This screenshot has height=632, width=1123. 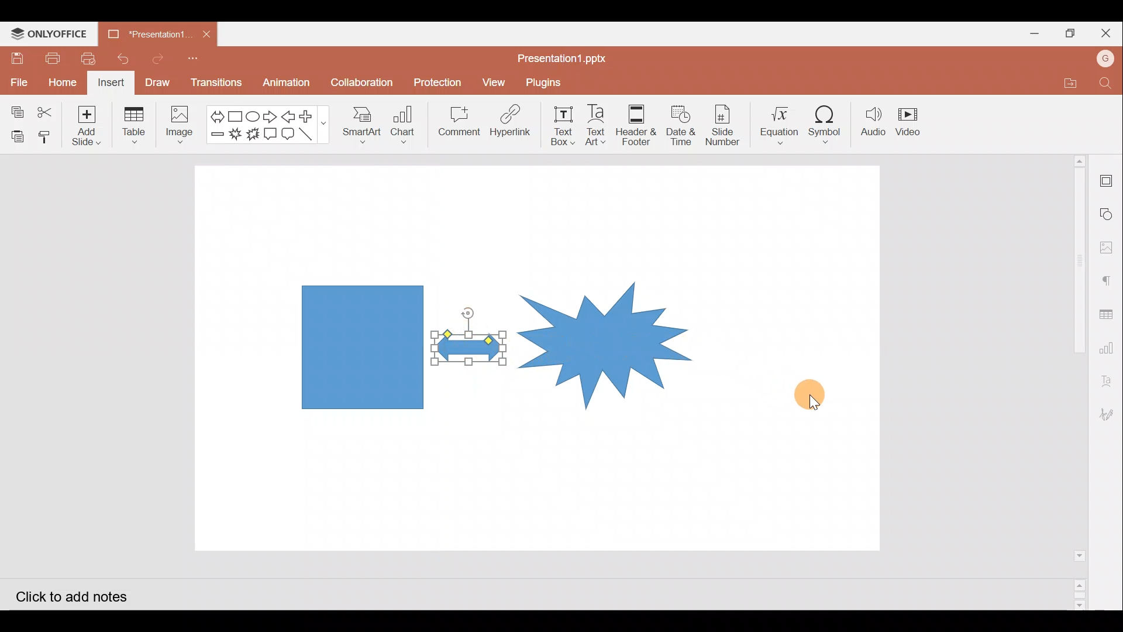 What do you see at coordinates (214, 83) in the screenshot?
I see `Transitions` at bounding box center [214, 83].